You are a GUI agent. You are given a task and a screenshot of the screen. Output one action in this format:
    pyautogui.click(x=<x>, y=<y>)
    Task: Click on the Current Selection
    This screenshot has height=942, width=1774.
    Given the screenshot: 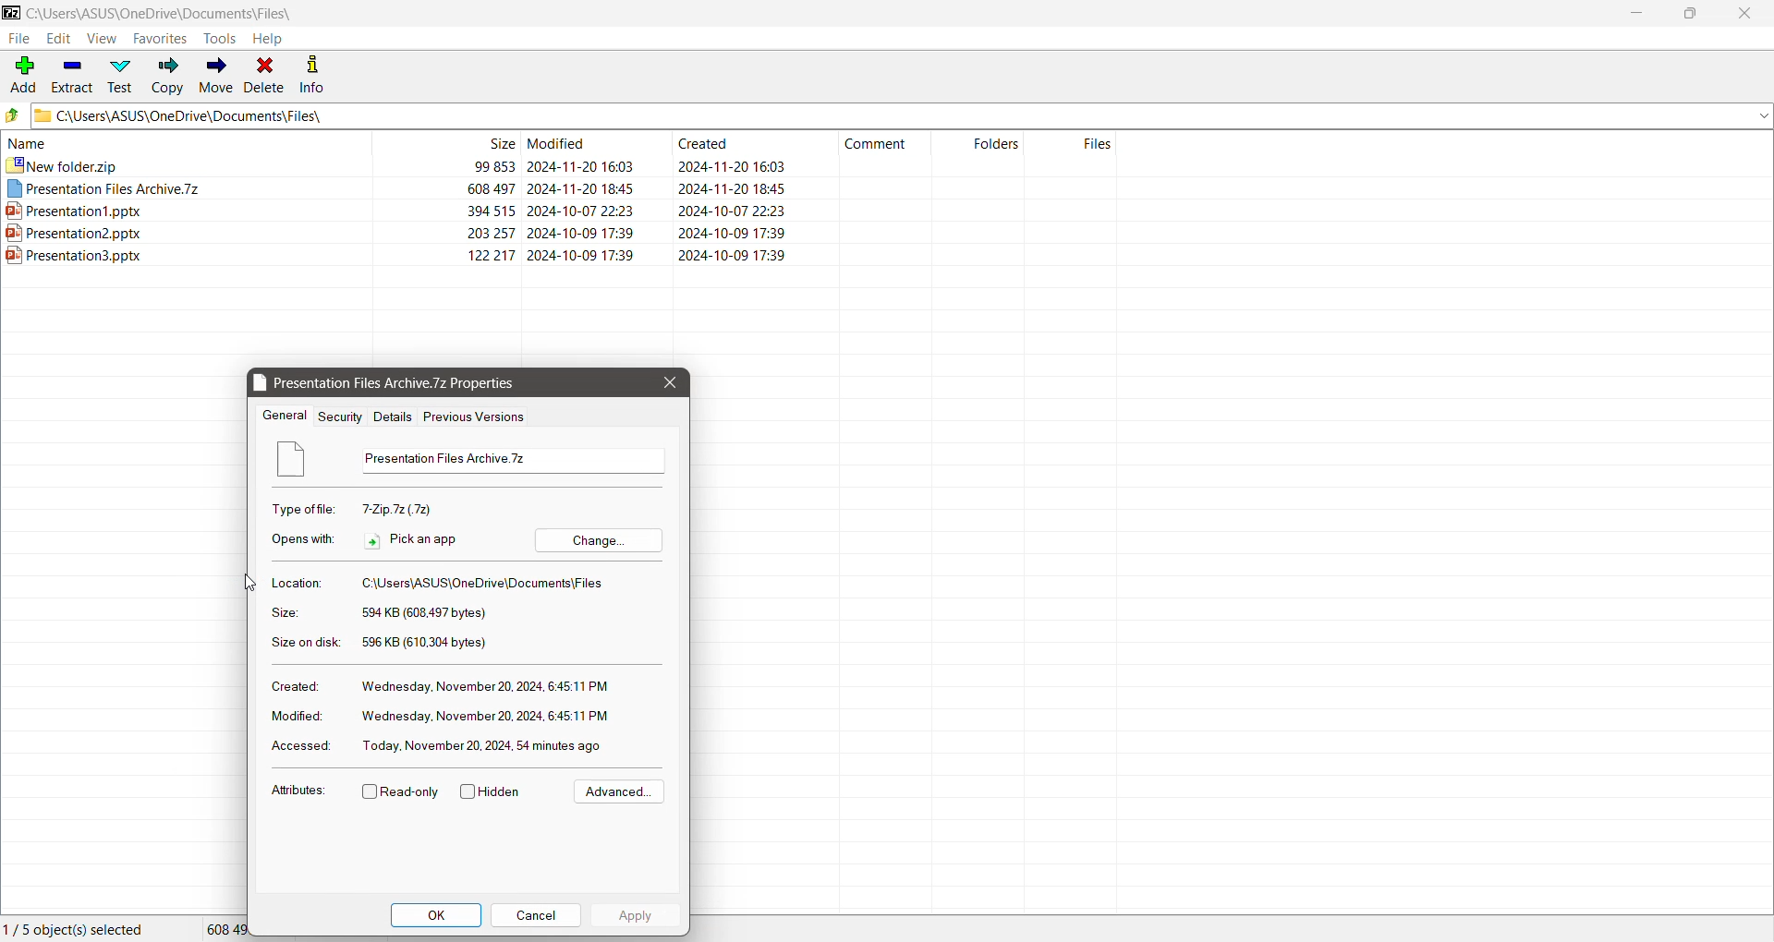 What is the action you would take?
    pyautogui.click(x=81, y=929)
    